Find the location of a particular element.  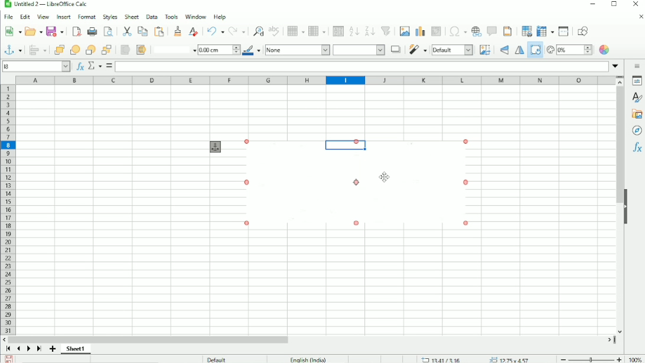

Export as PDF is located at coordinates (76, 31).